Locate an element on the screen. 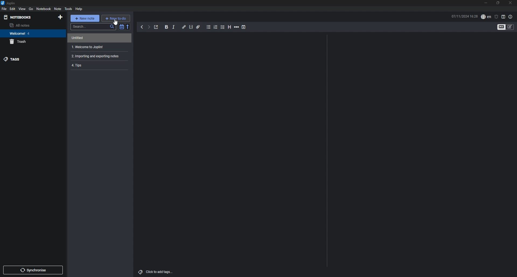 Image resolution: width=517 pixels, height=277 pixels. numbered list is located at coordinates (216, 27).